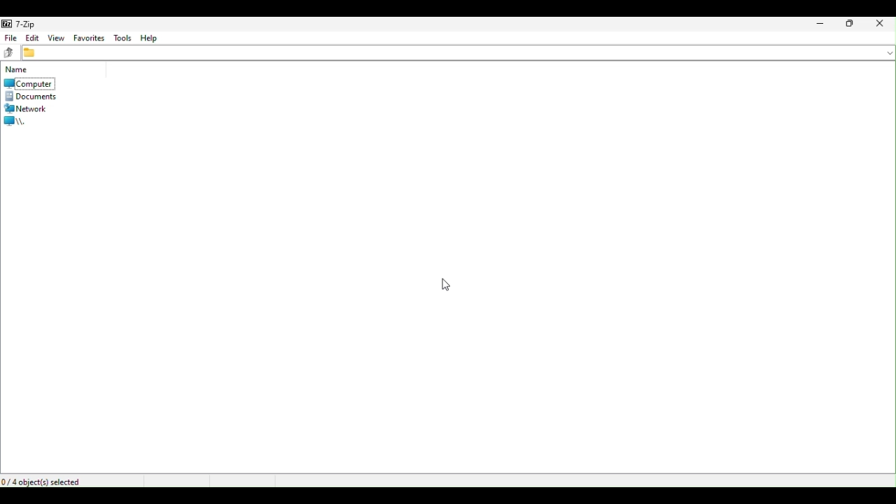  What do you see at coordinates (28, 108) in the screenshot?
I see `Network` at bounding box center [28, 108].